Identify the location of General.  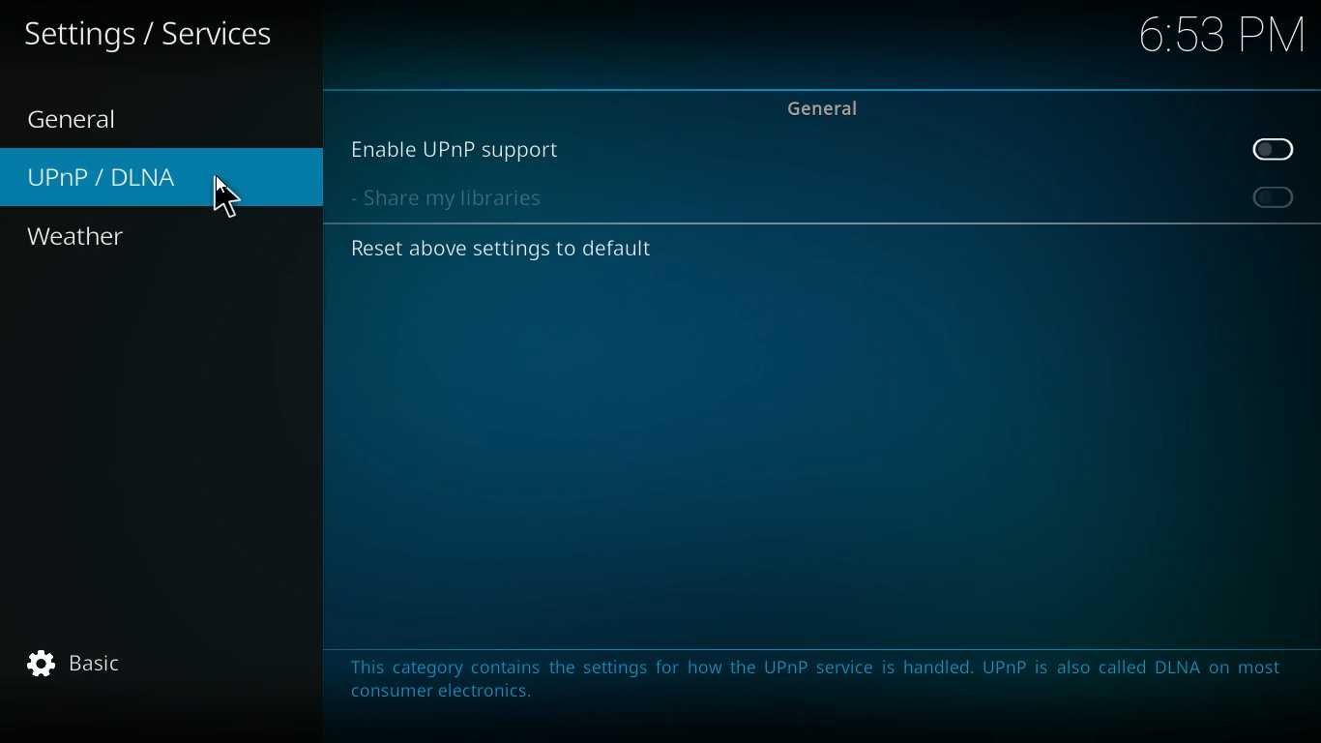
(826, 102).